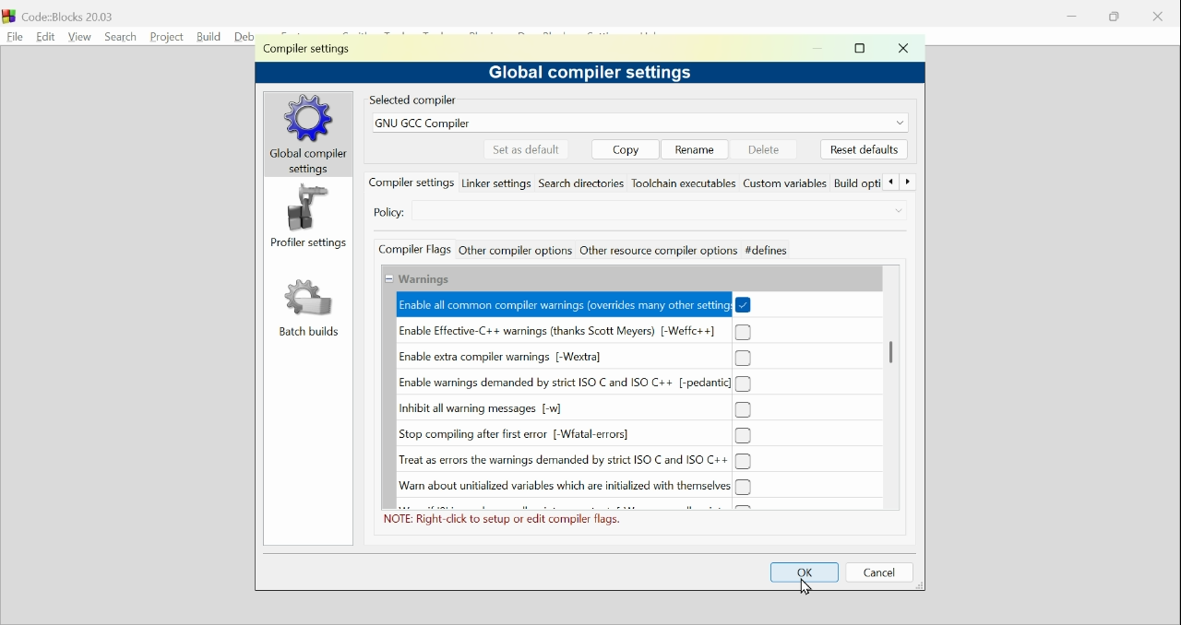 This screenshot has height=625, width=1181. I want to click on GNUGCC compiler, so click(638, 123).